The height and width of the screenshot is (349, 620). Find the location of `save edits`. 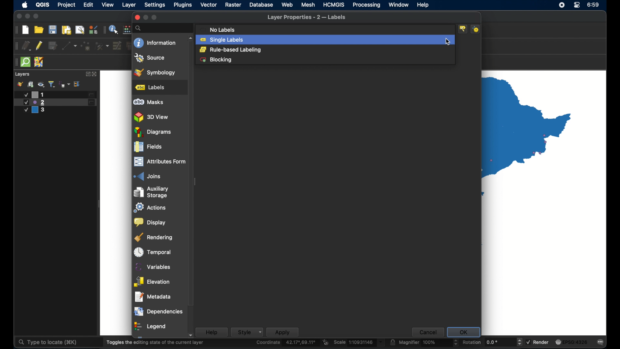

save edits is located at coordinates (53, 46).